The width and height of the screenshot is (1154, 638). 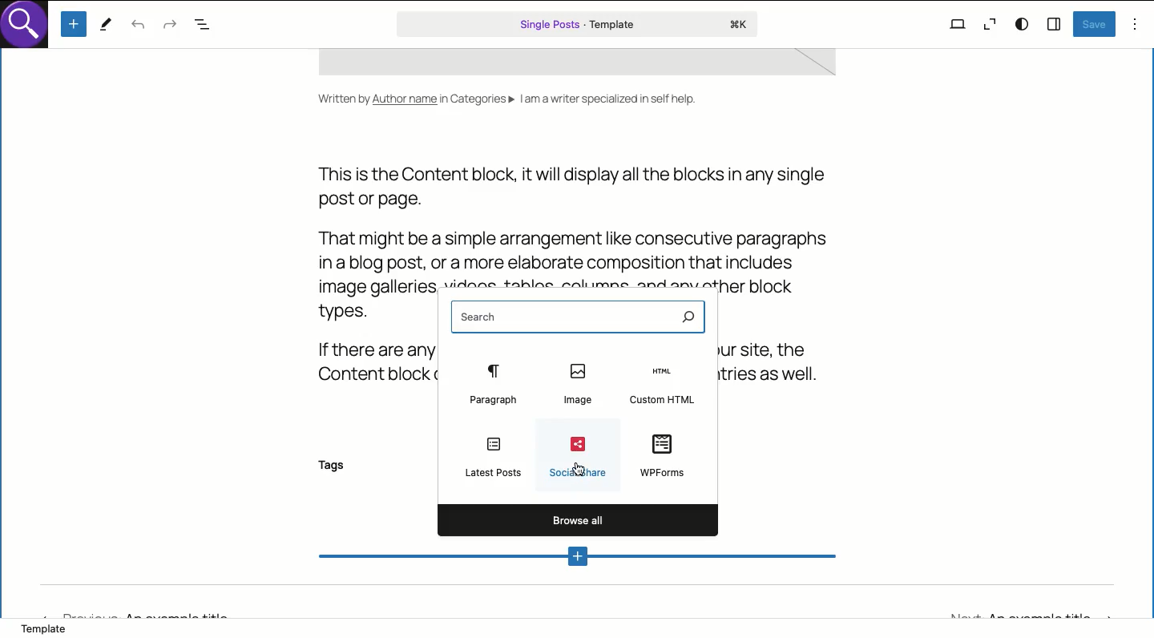 What do you see at coordinates (106, 26) in the screenshot?
I see `Tools` at bounding box center [106, 26].